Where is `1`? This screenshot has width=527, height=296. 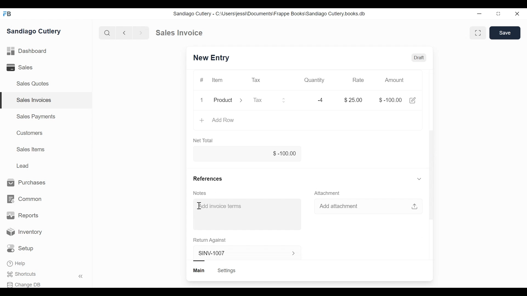
1 is located at coordinates (201, 99).